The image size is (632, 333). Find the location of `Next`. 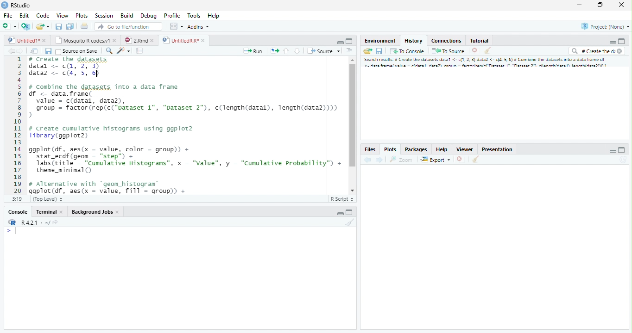

Next is located at coordinates (20, 53).